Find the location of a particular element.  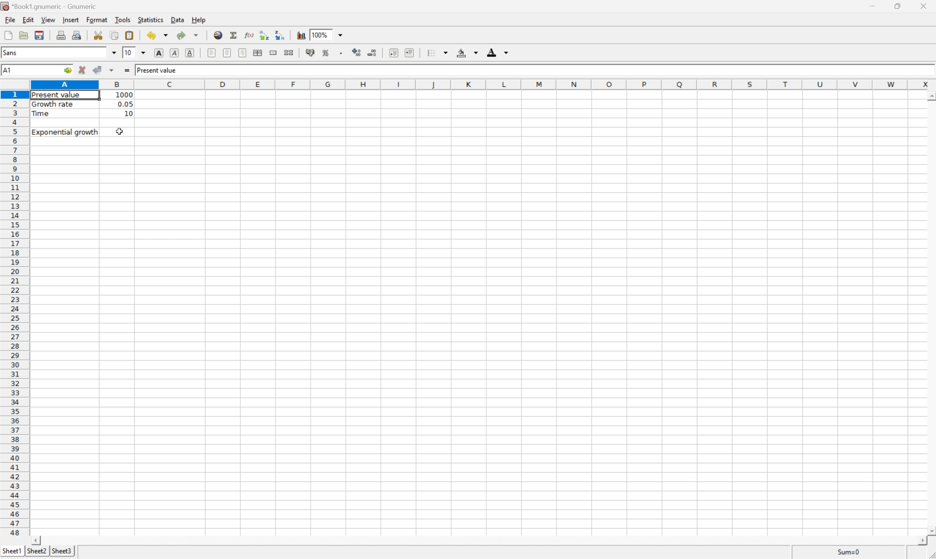

10 is located at coordinates (127, 114).